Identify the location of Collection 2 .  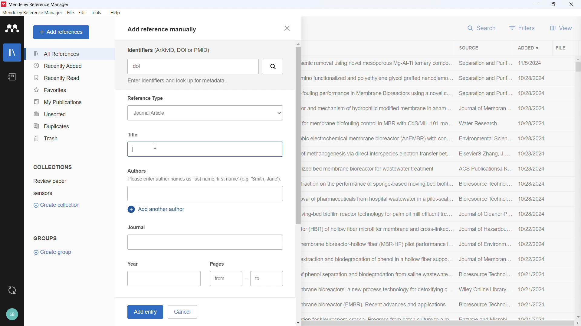
(70, 193).